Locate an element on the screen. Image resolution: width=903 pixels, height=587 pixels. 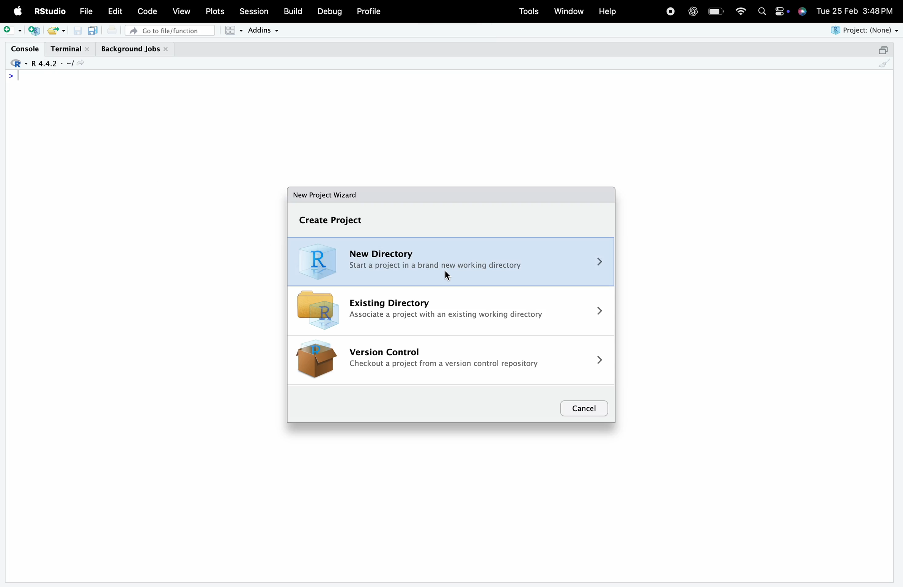
Window is located at coordinates (569, 10).